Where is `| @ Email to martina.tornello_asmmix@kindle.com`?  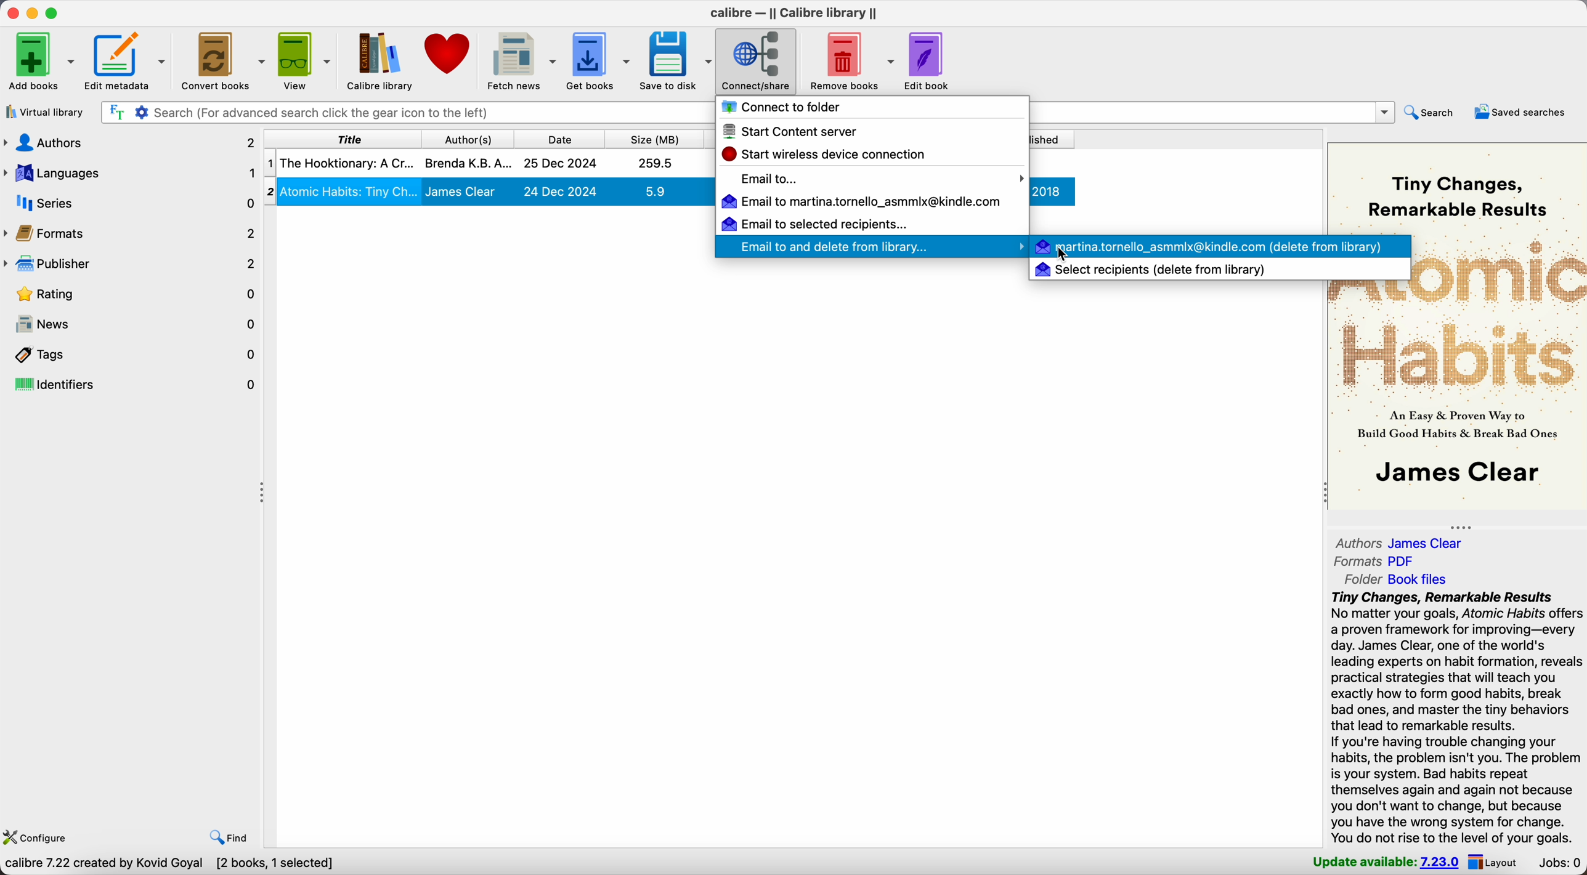
| @ Email to martina.tornello_asmmix@kindle.com is located at coordinates (864, 202).